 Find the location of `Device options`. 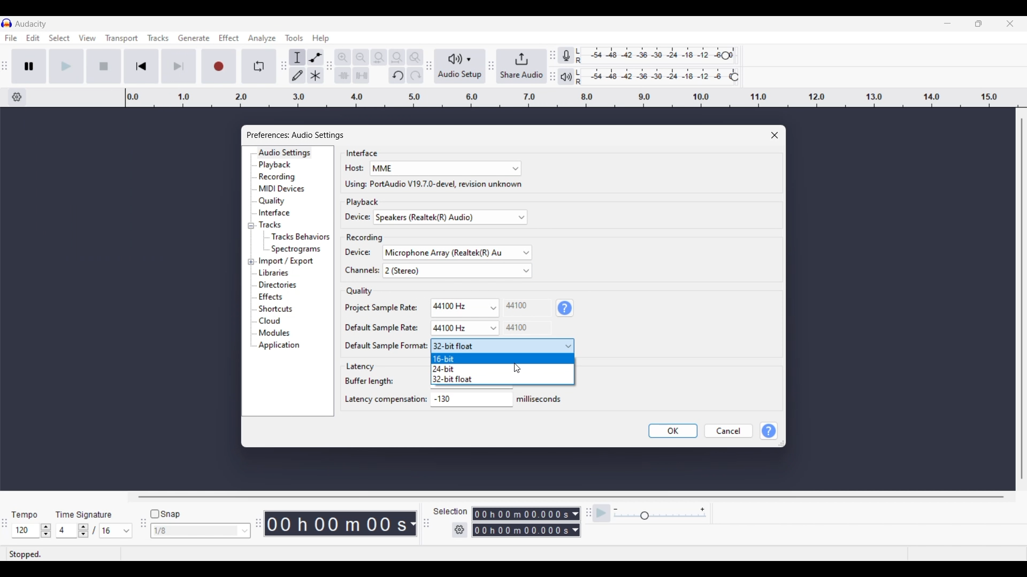

Device options is located at coordinates (450, 217).